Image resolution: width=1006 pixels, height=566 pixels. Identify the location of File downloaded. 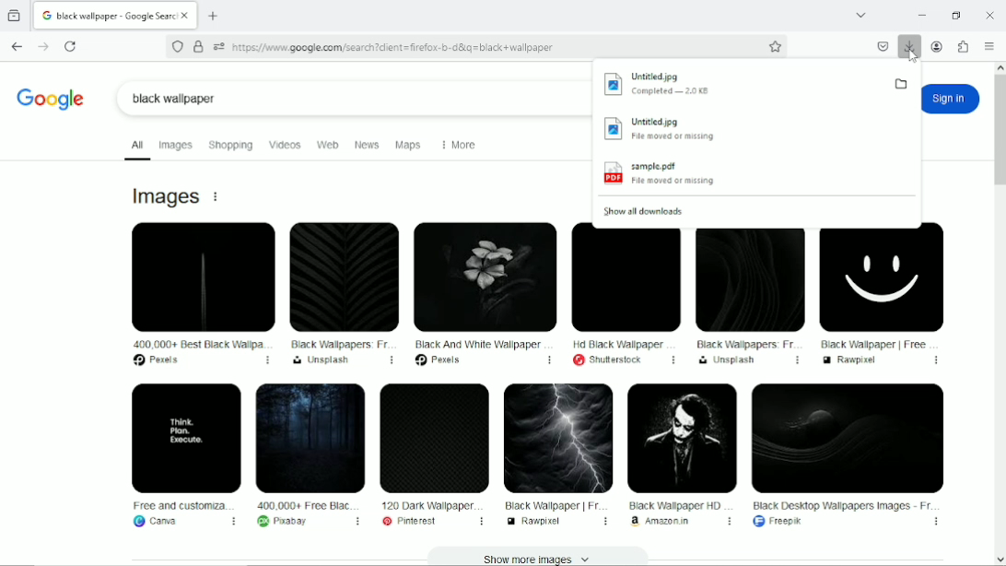
(738, 84).